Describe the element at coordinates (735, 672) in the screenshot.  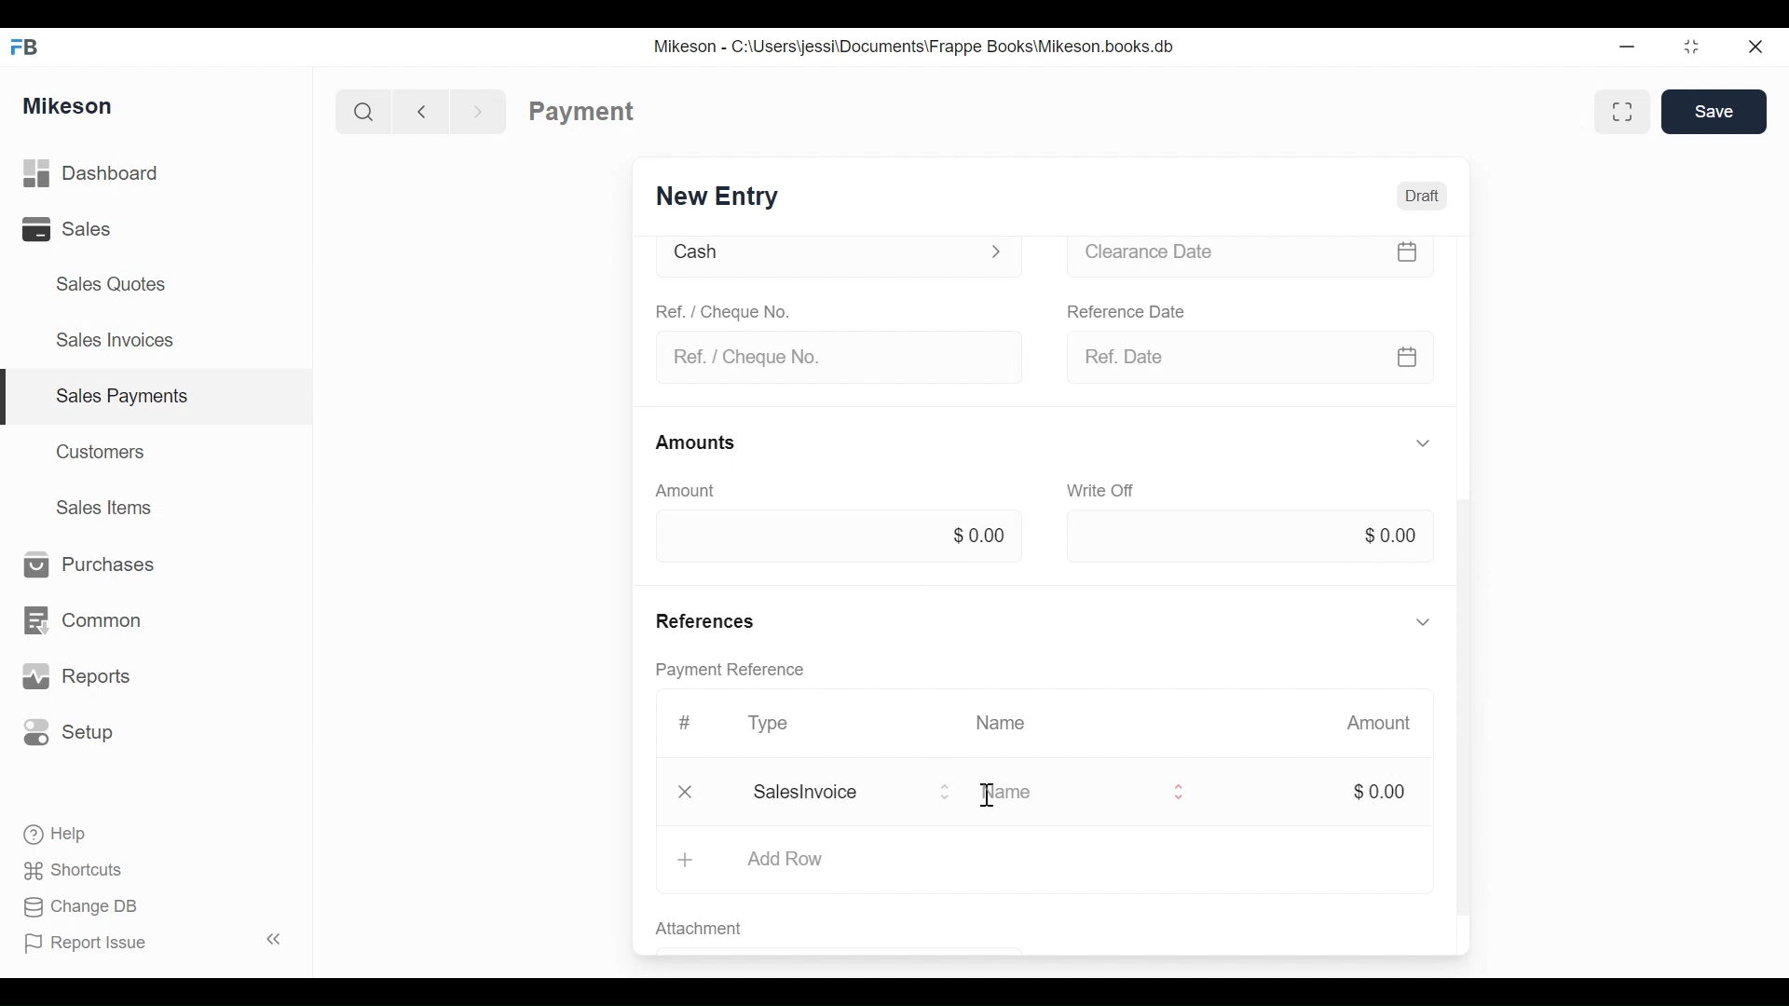
I see `Payment reference` at that location.